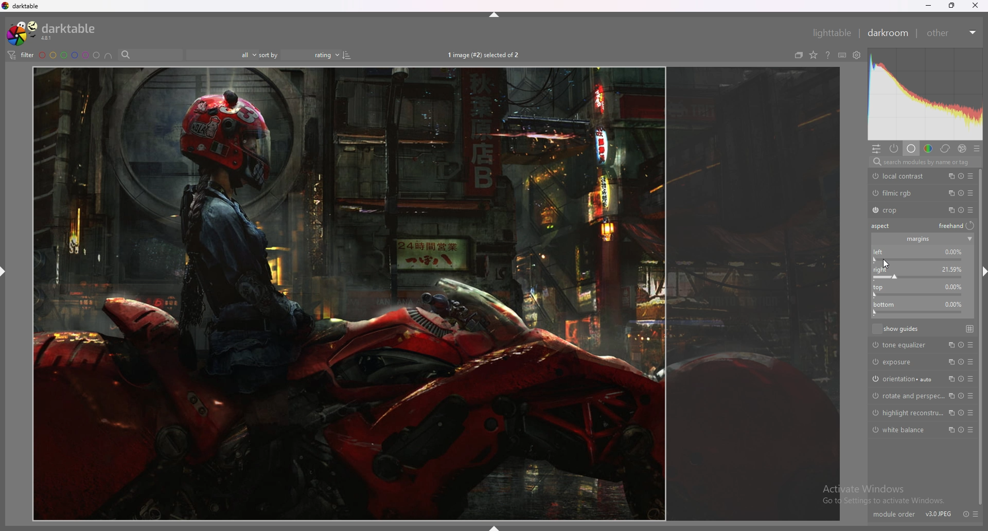  Describe the element at coordinates (952, 33) in the screenshot. I see `other` at that location.